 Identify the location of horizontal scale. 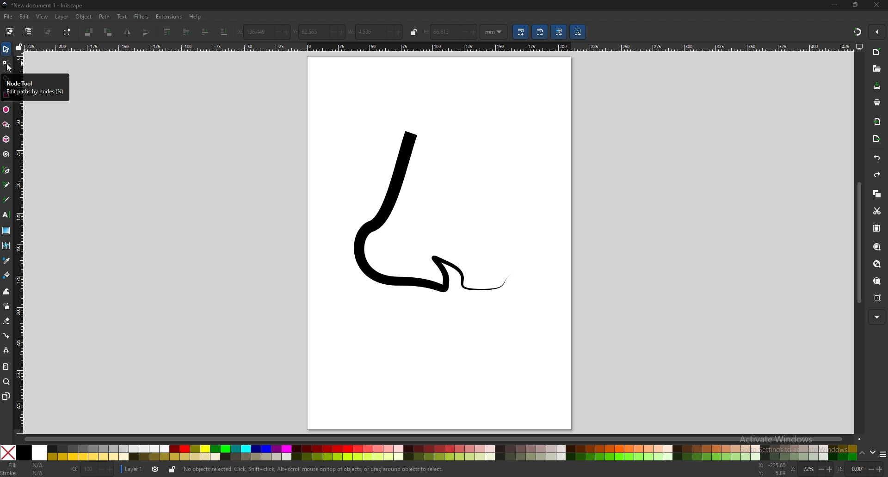
(439, 47).